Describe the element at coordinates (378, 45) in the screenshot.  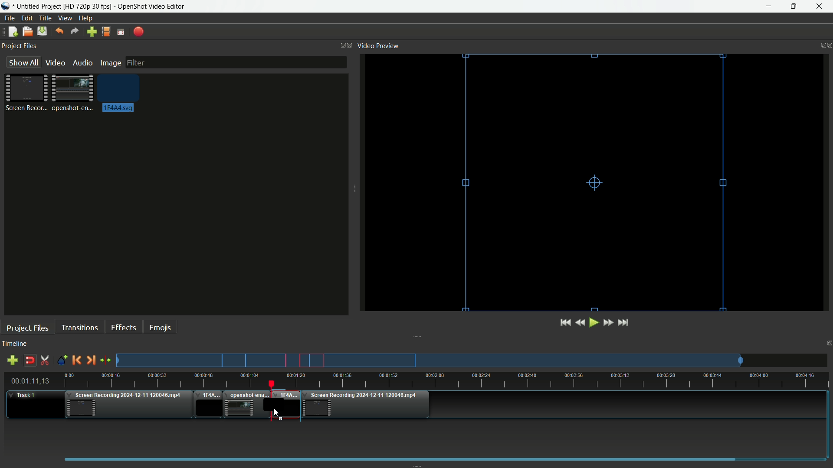
I see `Video preview` at that location.